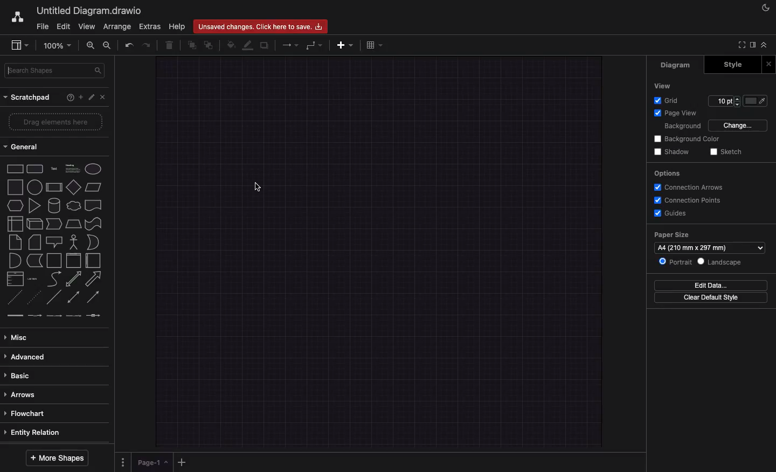 The height and width of the screenshot is (472, 776). What do you see at coordinates (248, 46) in the screenshot?
I see `Line color` at bounding box center [248, 46].